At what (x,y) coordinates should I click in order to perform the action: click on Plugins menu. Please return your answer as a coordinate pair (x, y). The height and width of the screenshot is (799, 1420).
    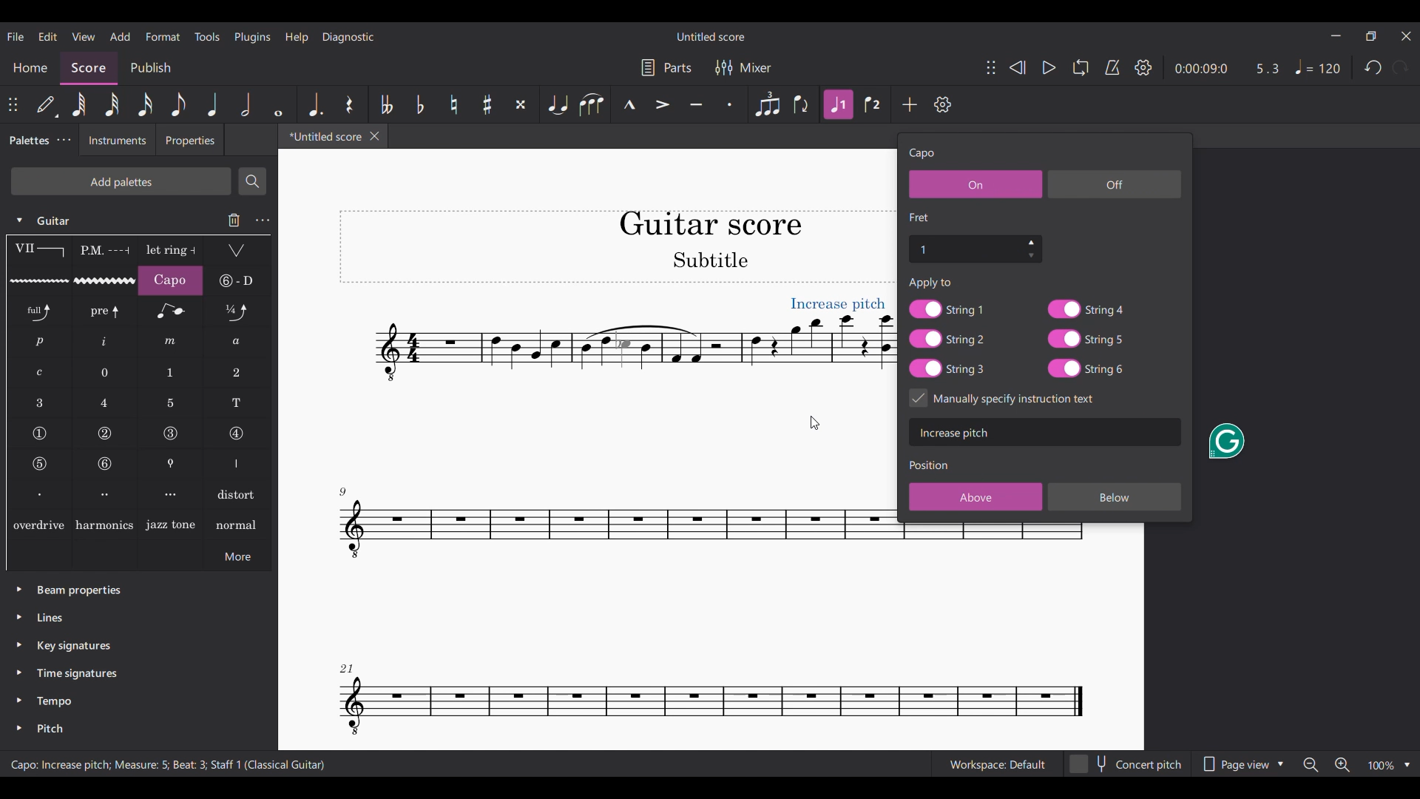
    Looking at the image, I should click on (253, 38).